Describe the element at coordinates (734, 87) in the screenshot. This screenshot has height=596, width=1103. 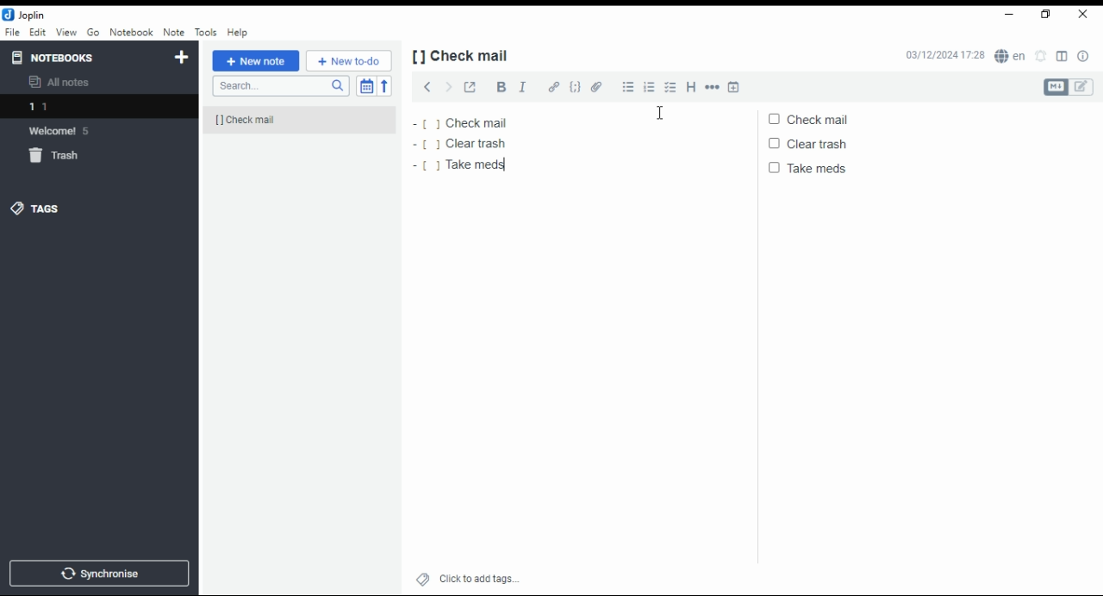
I see `insert time` at that location.